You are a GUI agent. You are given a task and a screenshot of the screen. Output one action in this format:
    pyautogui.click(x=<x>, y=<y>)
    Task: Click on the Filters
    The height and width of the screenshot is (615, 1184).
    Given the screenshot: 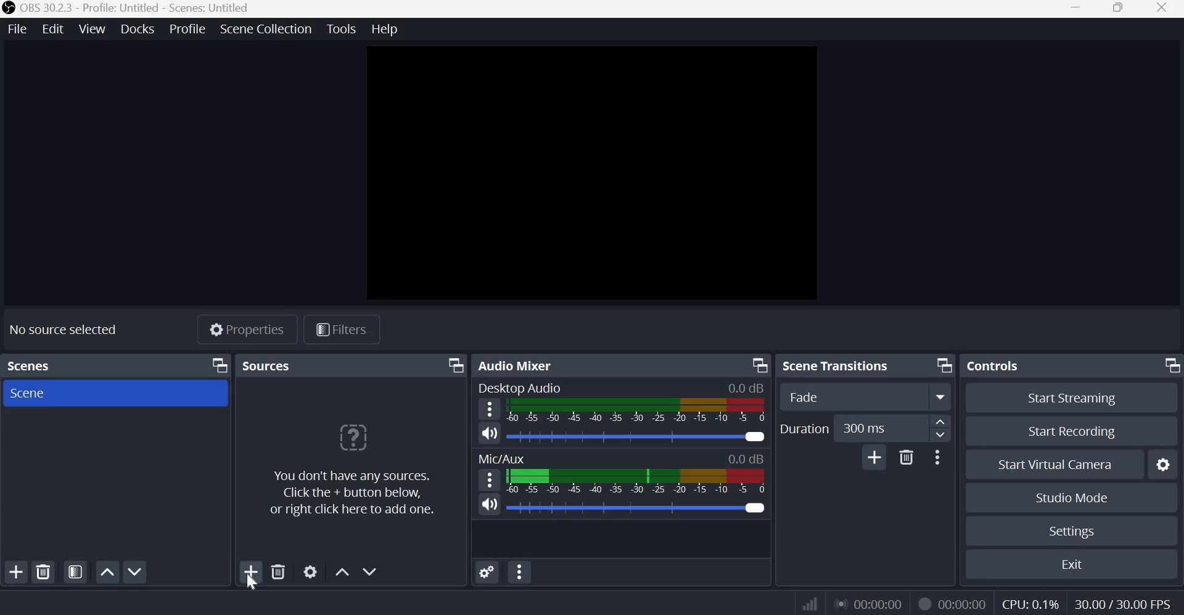 What is the action you would take?
    pyautogui.click(x=340, y=330)
    